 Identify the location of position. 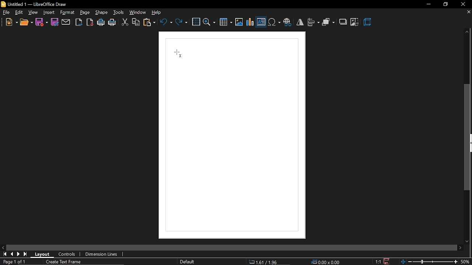
(326, 262).